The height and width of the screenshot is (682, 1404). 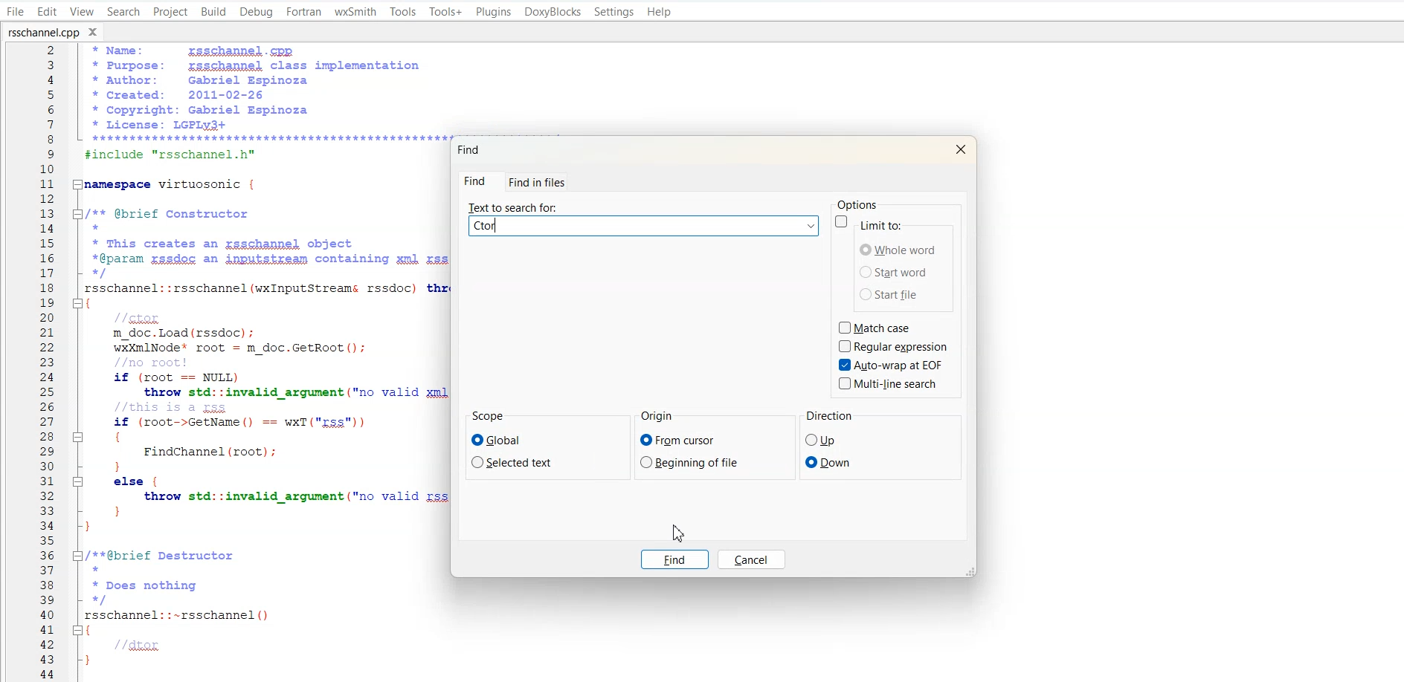 I want to click on File, so click(x=16, y=11).